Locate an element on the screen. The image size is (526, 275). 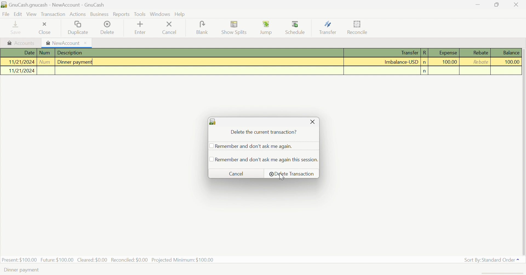
Description is located at coordinates (69, 53).